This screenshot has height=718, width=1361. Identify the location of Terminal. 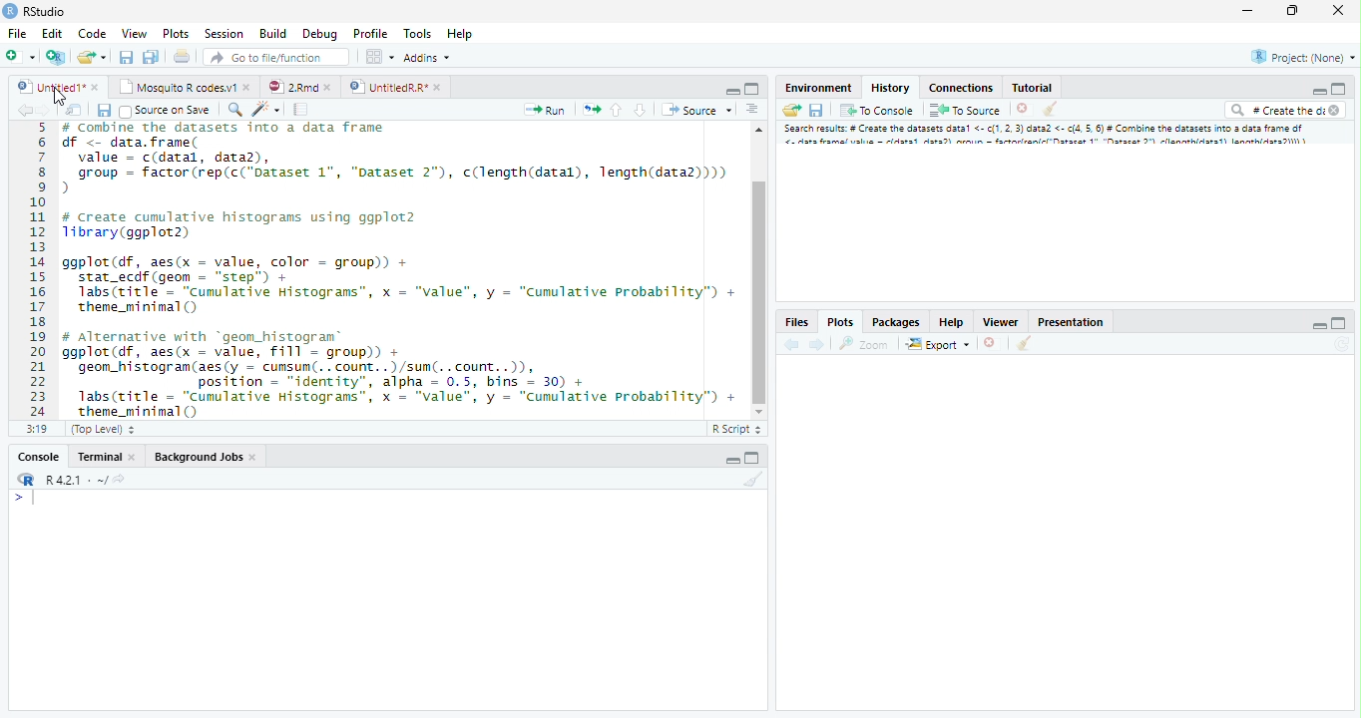
(107, 456).